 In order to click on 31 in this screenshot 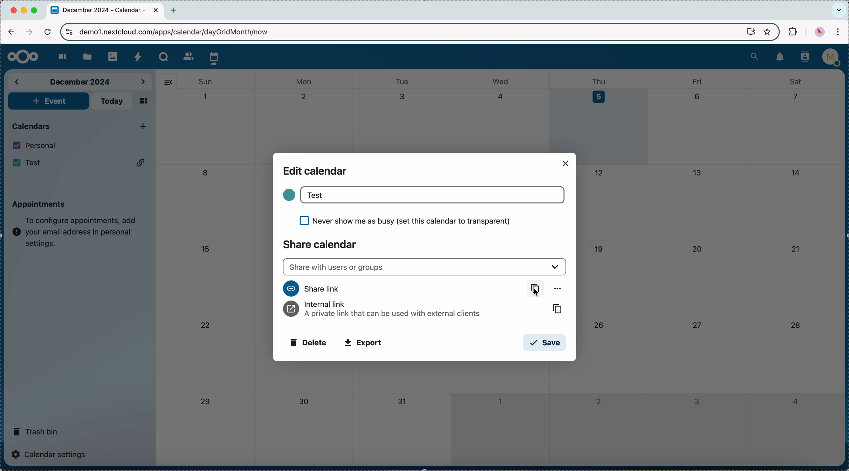, I will do `click(403, 402)`.